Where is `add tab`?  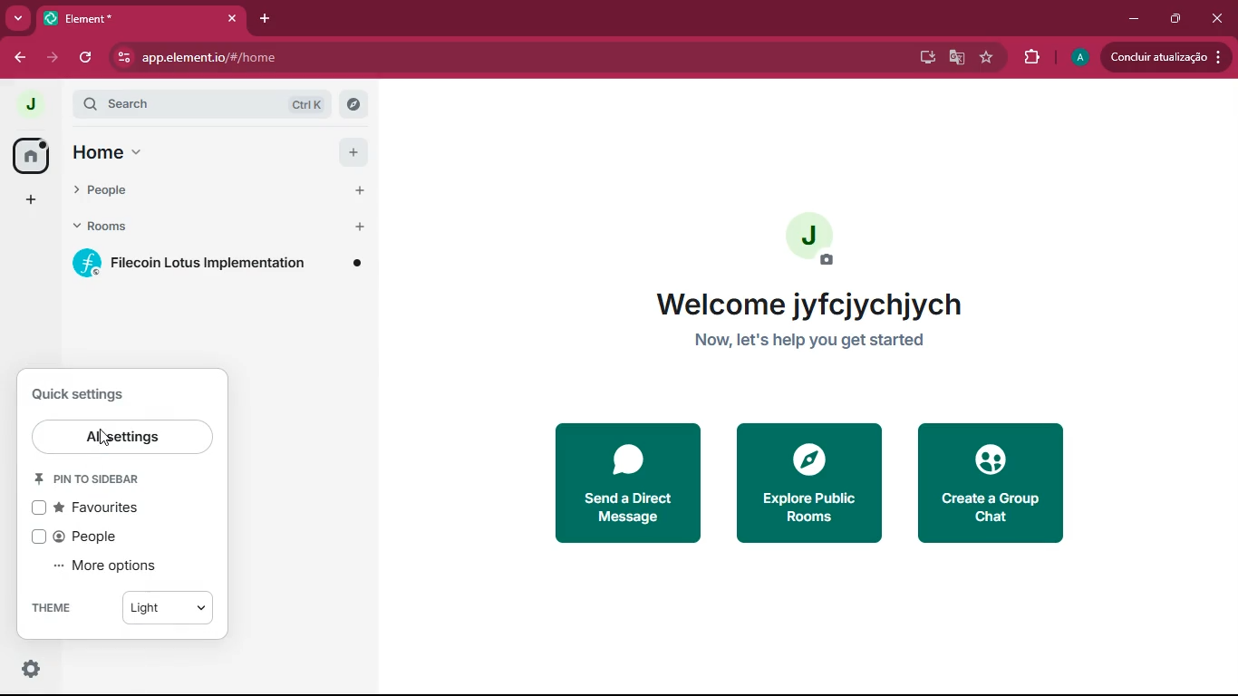 add tab is located at coordinates (260, 19).